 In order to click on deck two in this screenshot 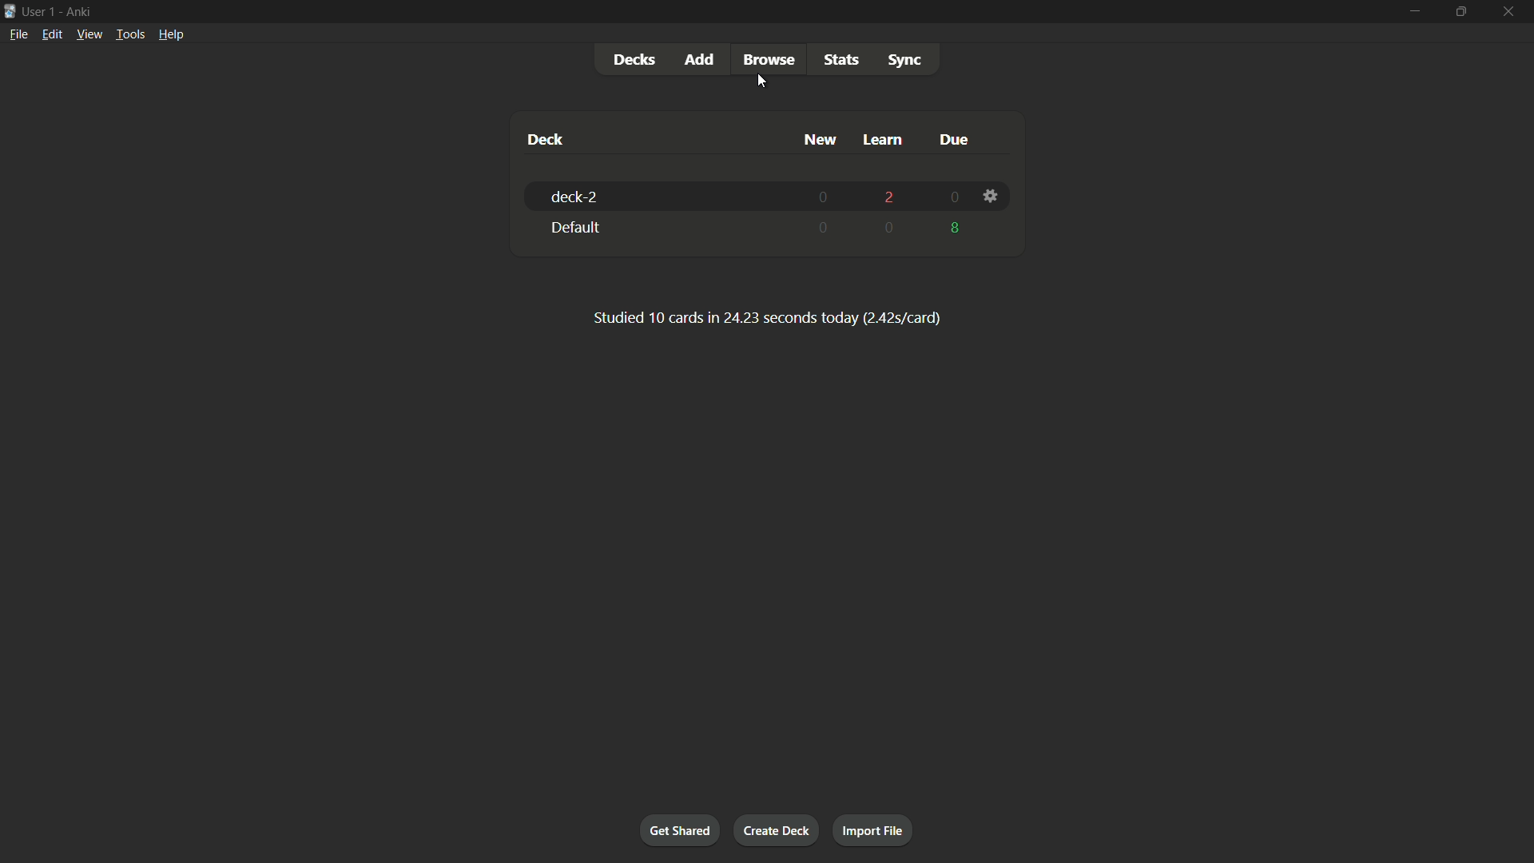, I will do `click(577, 198)`.